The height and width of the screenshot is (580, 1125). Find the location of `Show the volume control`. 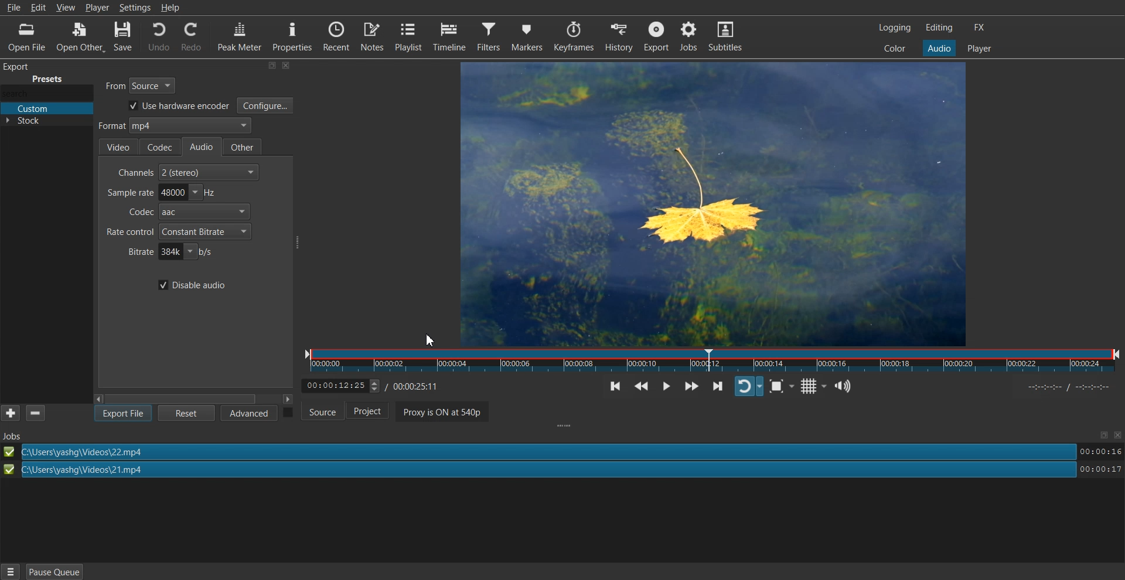

Show the volume control is located at coordinates (846, 387).